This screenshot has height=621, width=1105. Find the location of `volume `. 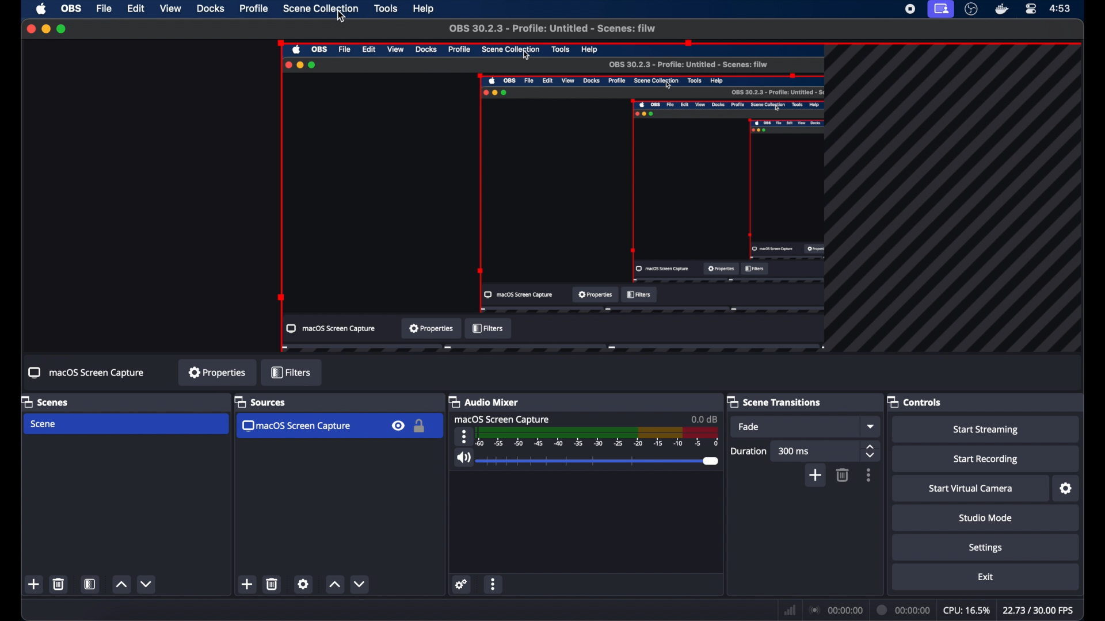

volume  is located at coordinates (462, 458).